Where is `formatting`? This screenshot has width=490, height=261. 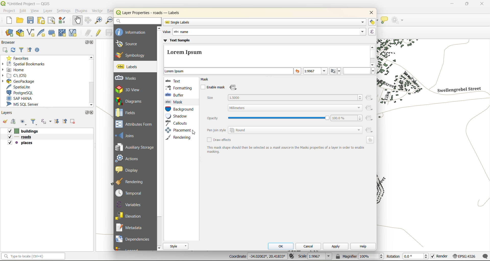
formatting is located at coordinates (179, 88).